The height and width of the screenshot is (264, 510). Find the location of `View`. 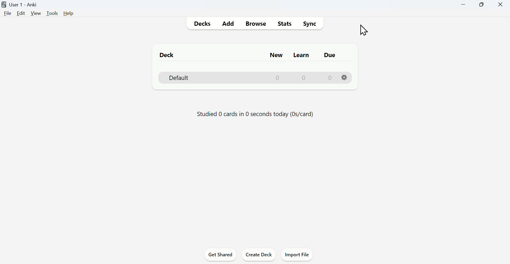

View is located at coordinates (36, 13).